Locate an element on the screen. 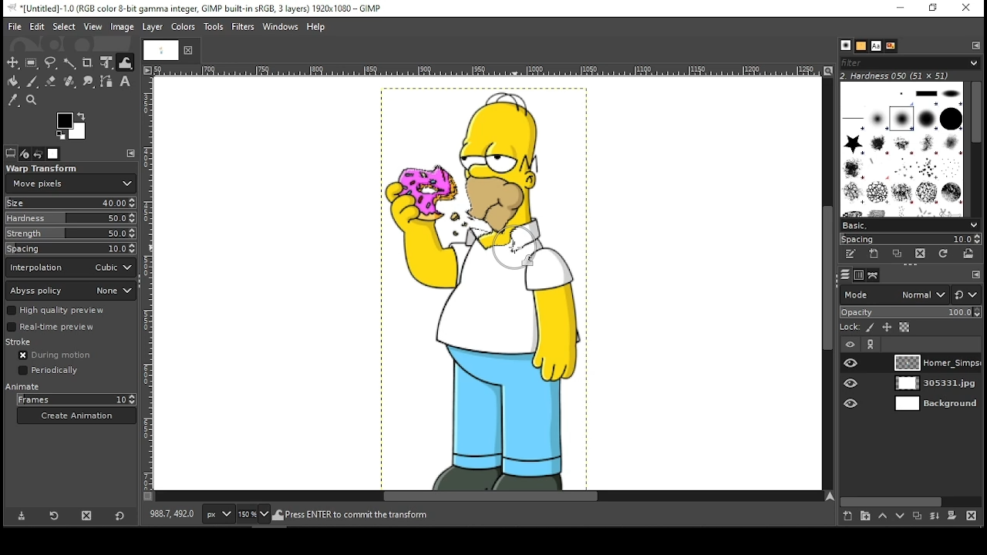 This screenshot has height=555, width=987. images is located at coordinates (52, 154).